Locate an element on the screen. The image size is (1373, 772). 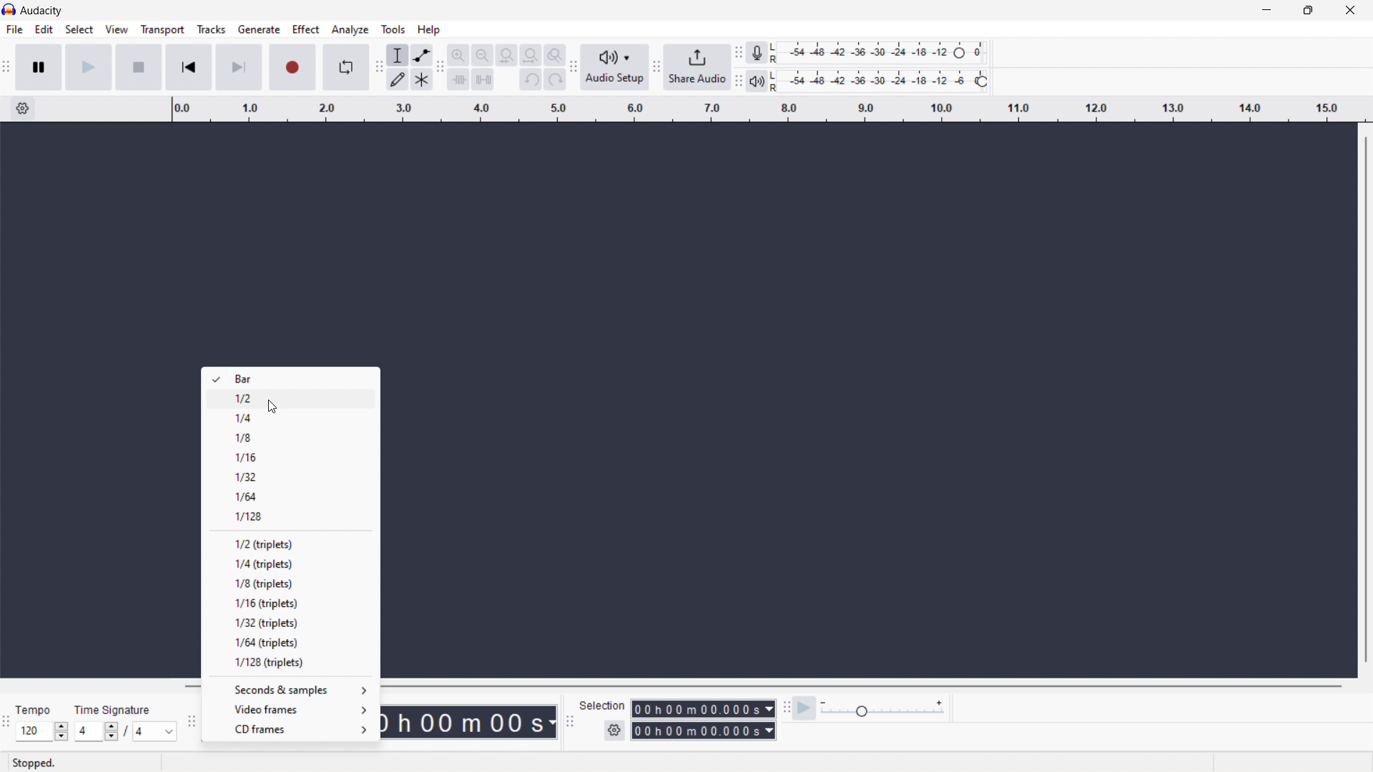
cursor is located at coordinates (277, 407).